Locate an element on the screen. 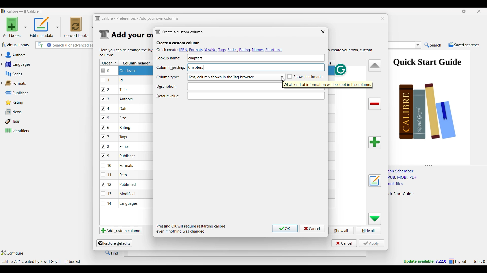  Find is located at coordinates (112, 253).